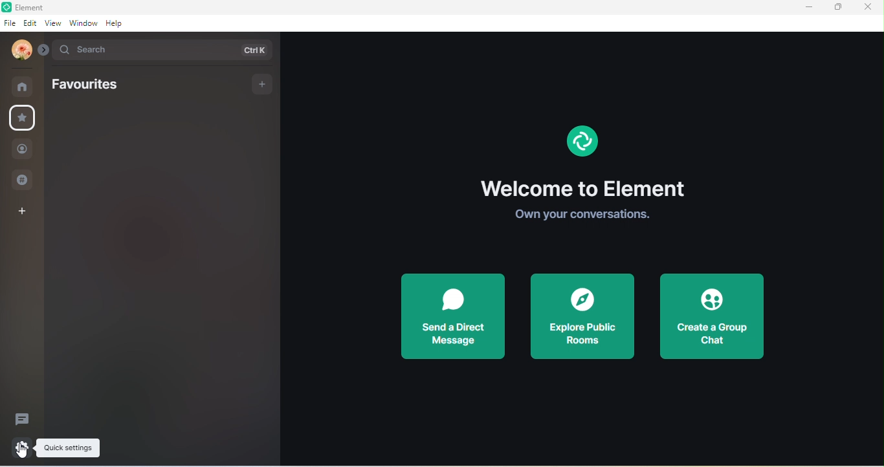 The width and height of the screenshot is (884, 467). Describe the element at coordinates (116, 22) in the screenshot. I see `help` at that location.